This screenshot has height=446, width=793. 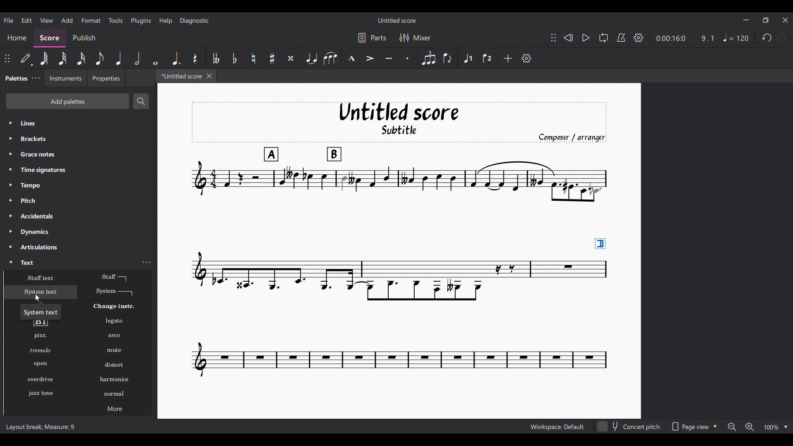 What do you see at coordinates (527, 58) in the screenshot?
I see `Customize settings` at bounding box center [527, 58].